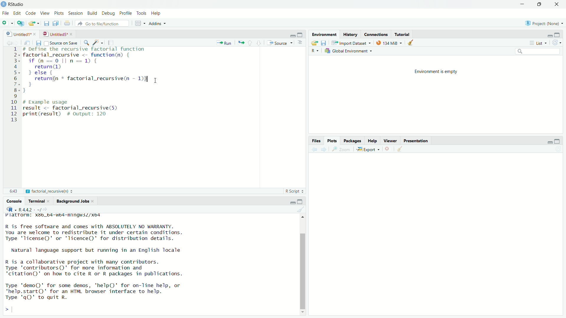 The height and width of the screenshot is (318, 566). I want to click on Export, so click(369, 149).